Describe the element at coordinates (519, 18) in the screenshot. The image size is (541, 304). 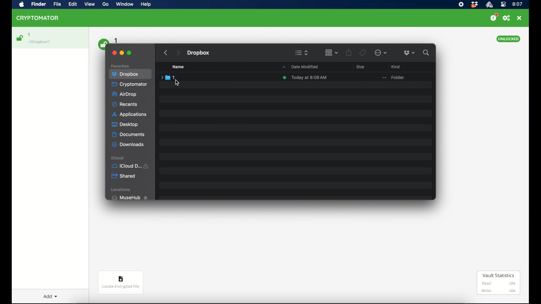
I see `close` at that location.